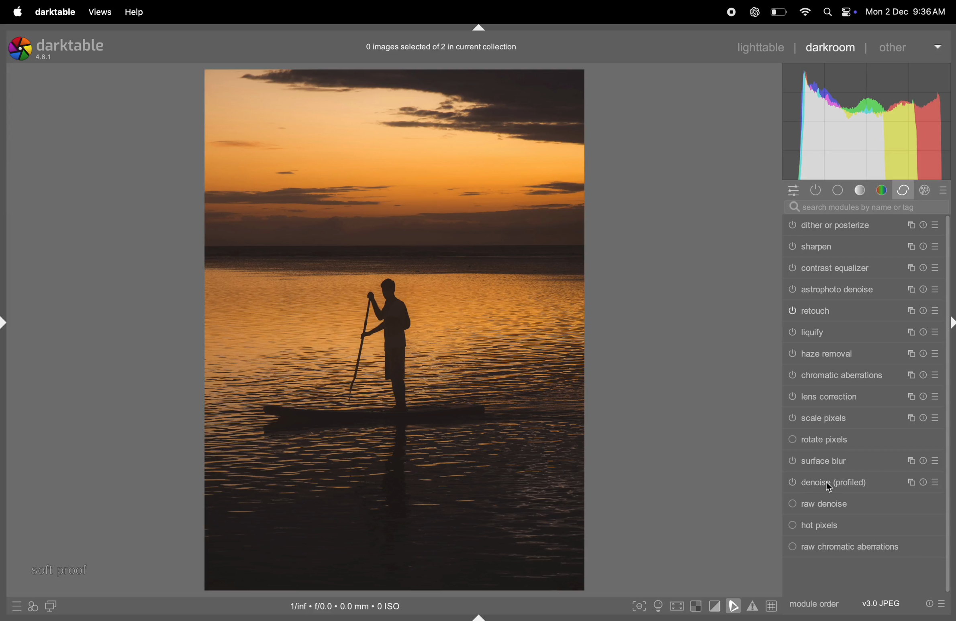  Describe the element at coordinates (863, 375) in the screenshot. I see `chromatic abbreations` at that location.